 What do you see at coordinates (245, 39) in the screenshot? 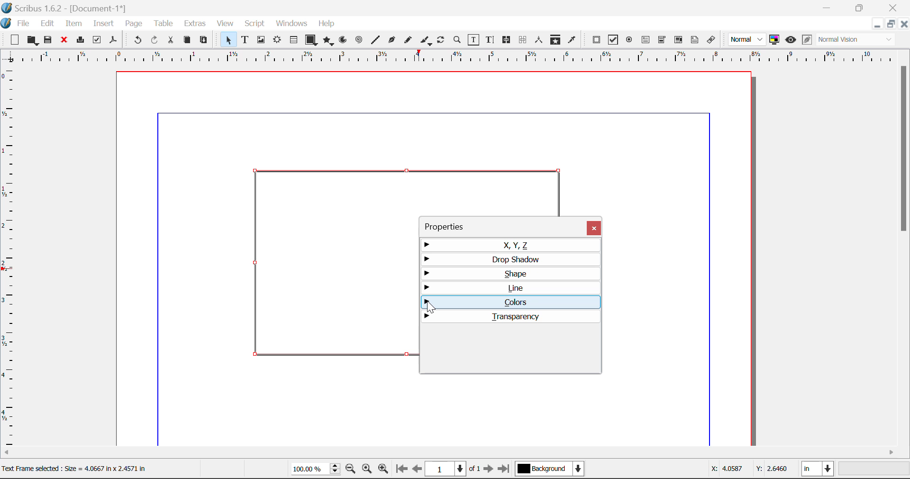
I see `Text Frame Selected` at bounding box center [245, 39].